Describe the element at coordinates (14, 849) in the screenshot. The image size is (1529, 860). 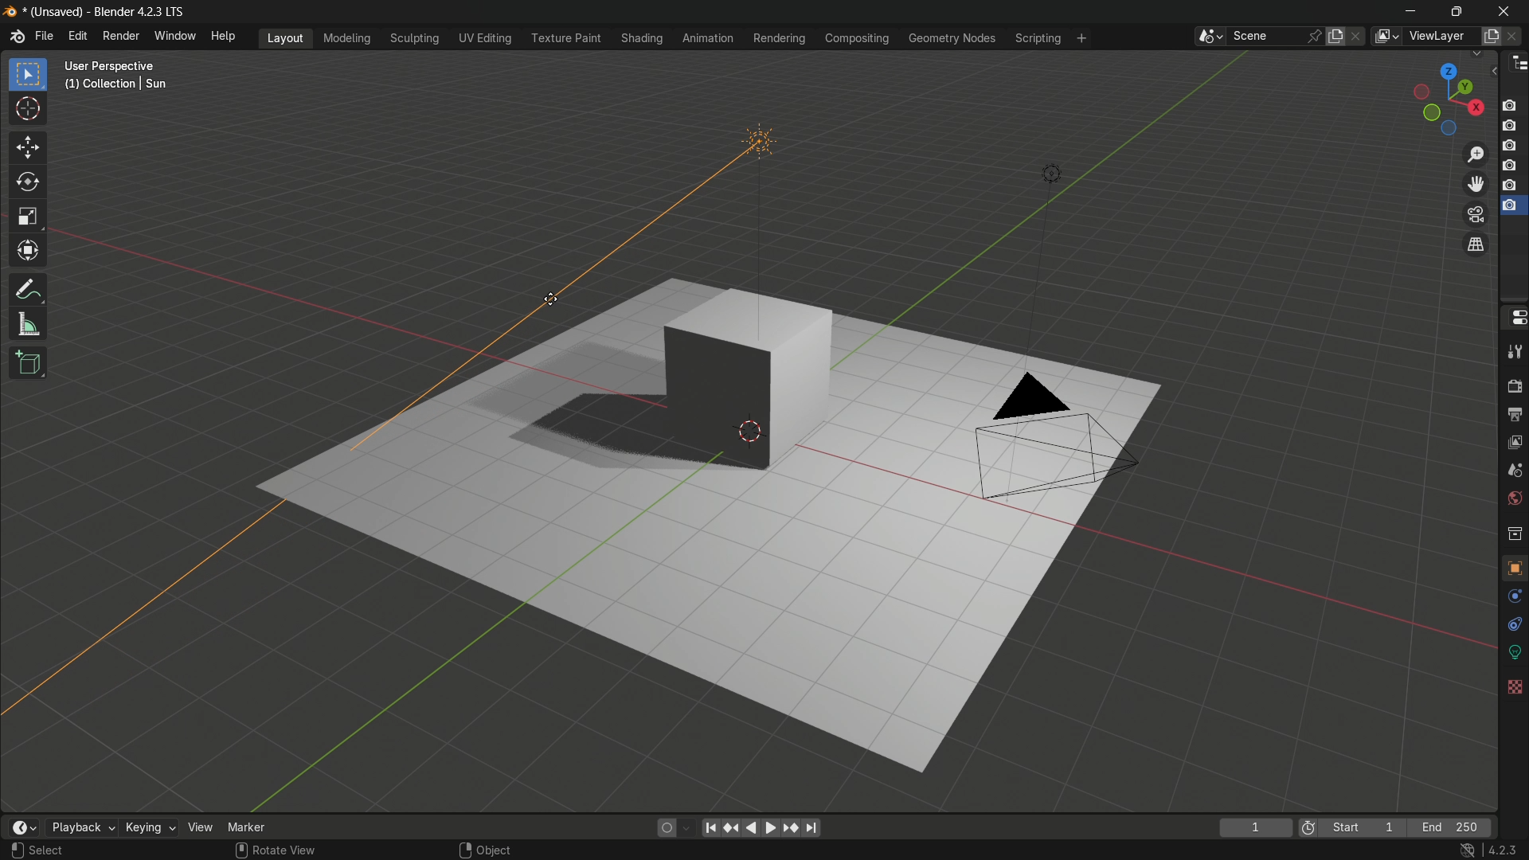
I see `left click` at that location.